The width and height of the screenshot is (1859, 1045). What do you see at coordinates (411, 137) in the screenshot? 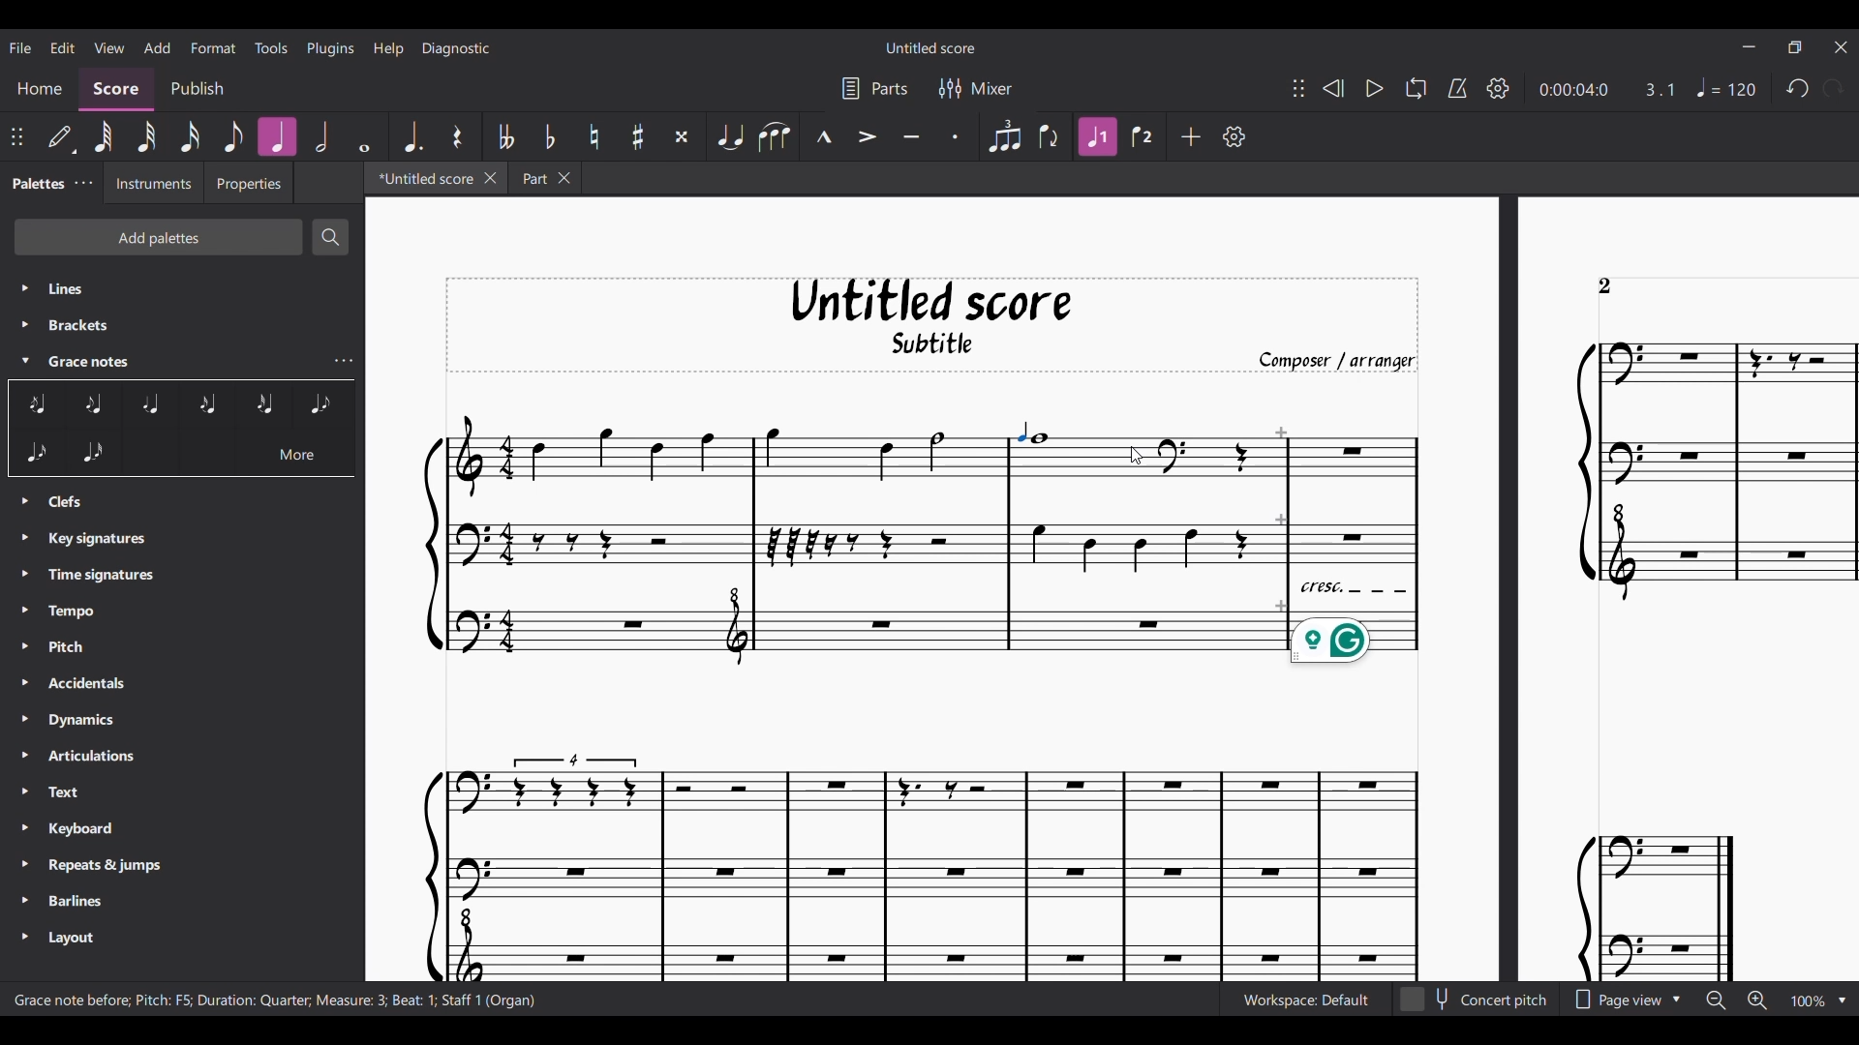
I see `Augmentation dot` at bounding box center [411, 137].